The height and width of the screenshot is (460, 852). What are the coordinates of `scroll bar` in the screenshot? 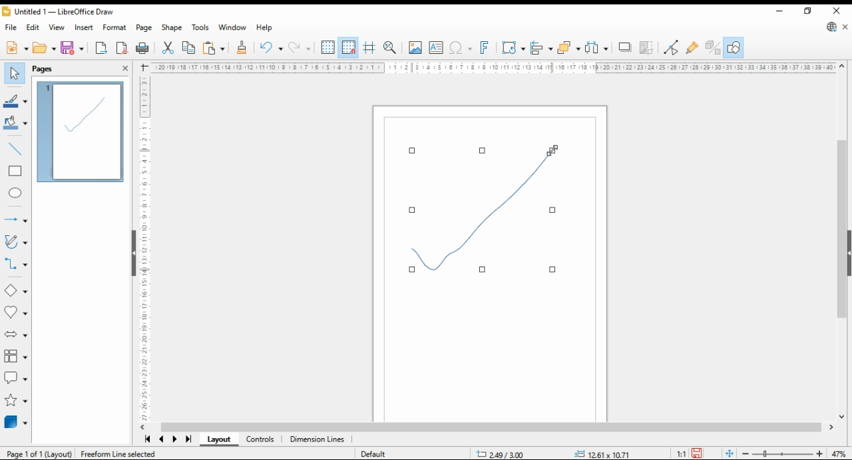 It's located at (841, 243).